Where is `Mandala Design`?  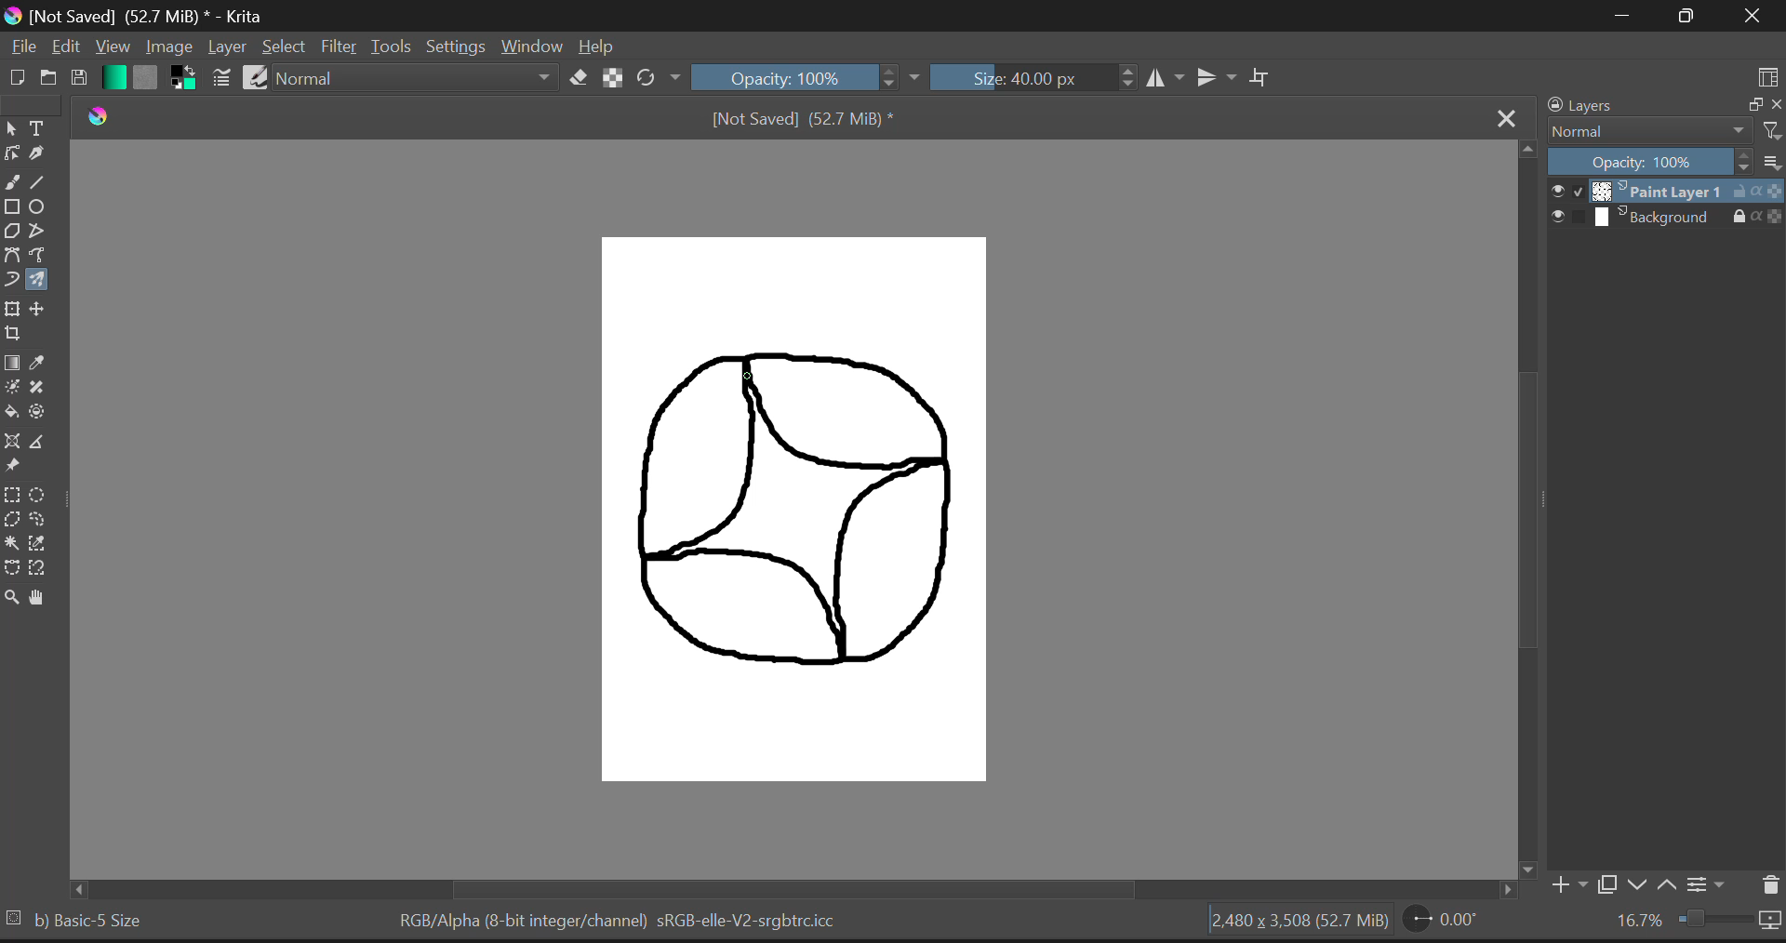
Mandala Design is located at coordinates (797, 520).